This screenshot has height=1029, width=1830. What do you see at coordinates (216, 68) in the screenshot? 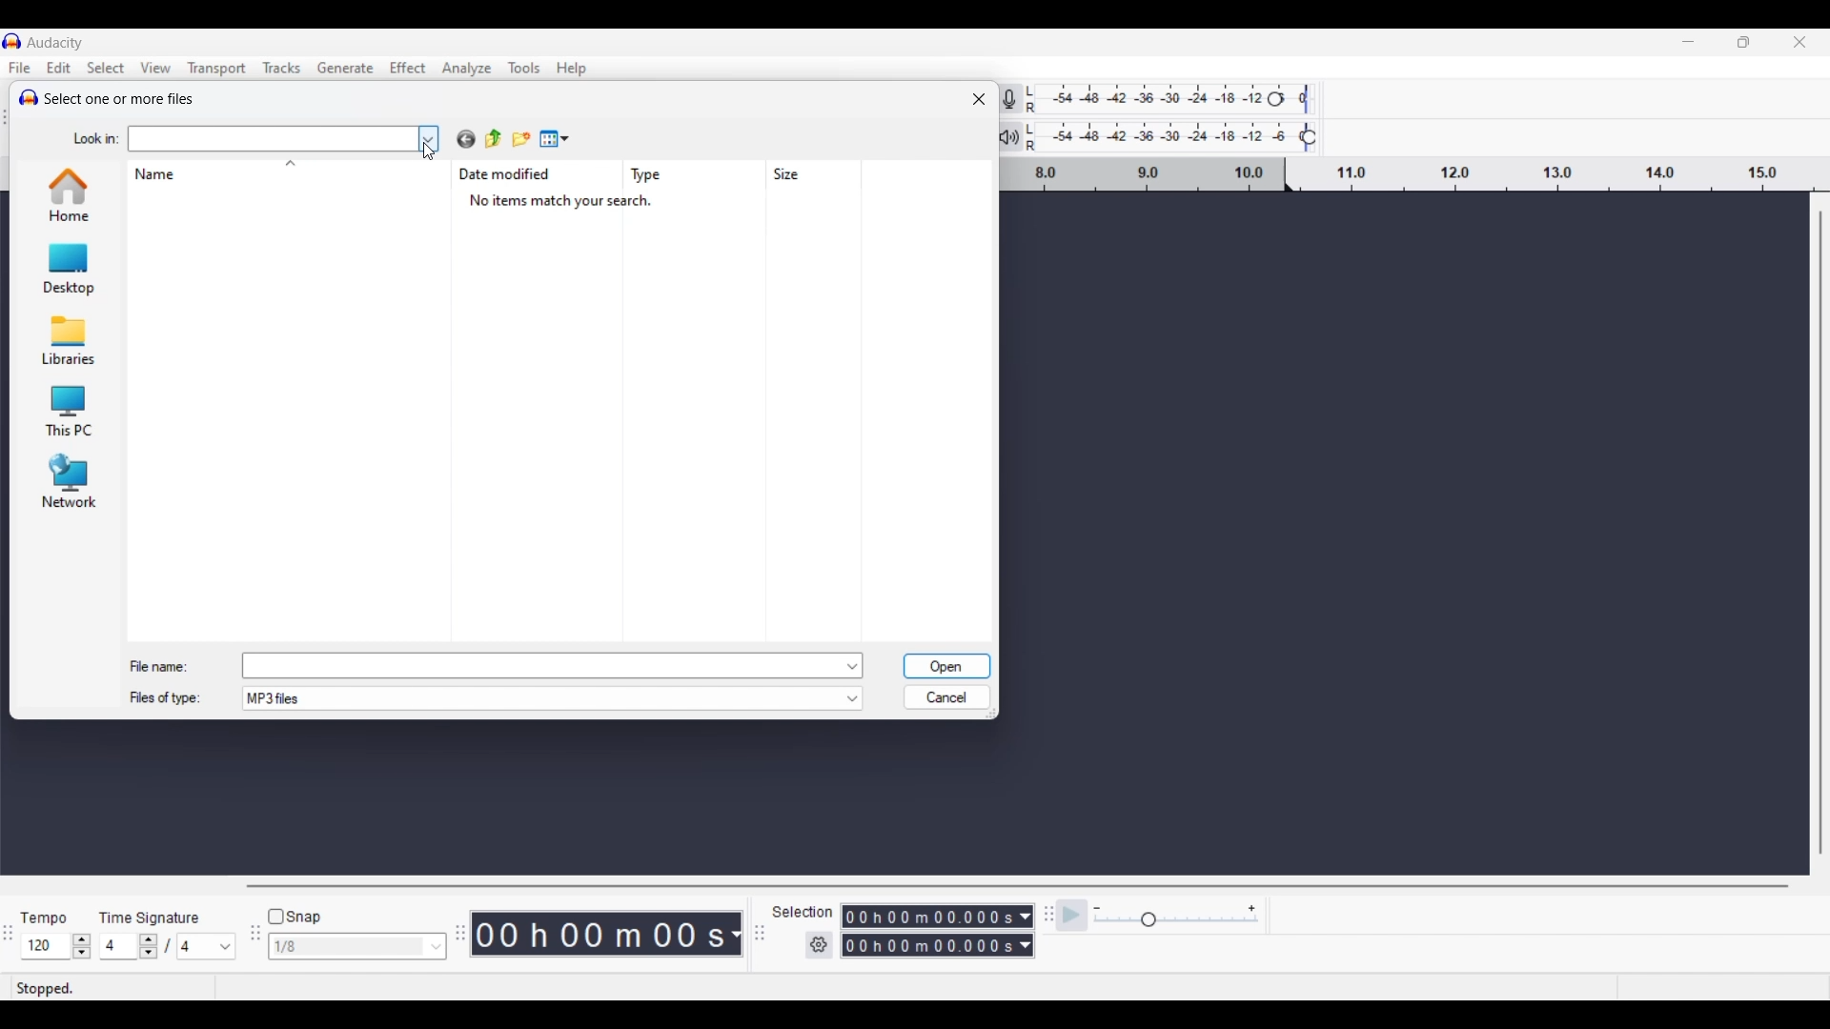
I see `Transport menu` at bounding box center [216, 68].